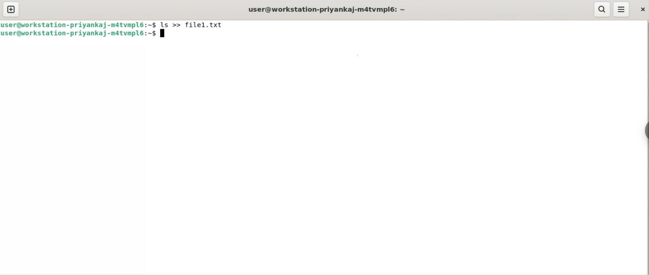  Describe the element at coordinates (195, 24) in the screenshot. I see `ls >> file1.txt` at that location.